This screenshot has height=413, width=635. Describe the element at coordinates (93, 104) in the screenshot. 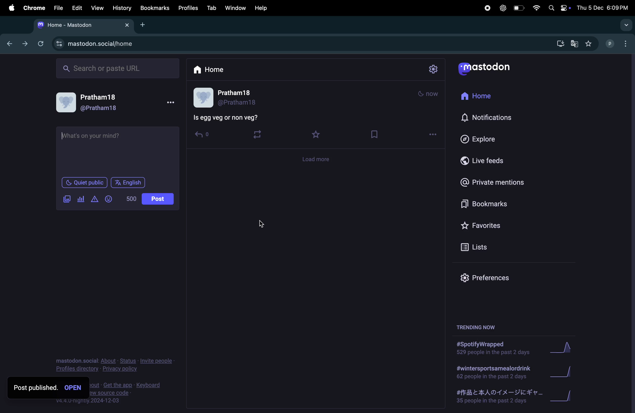

I see `user profile` at that location.